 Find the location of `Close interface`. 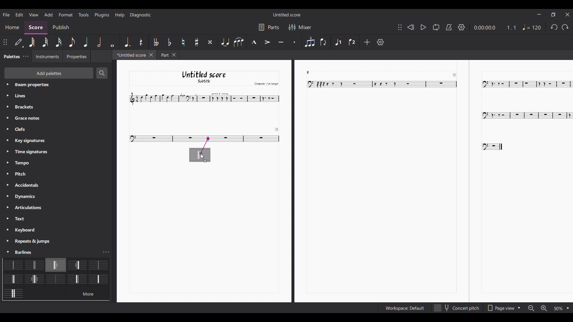

Close interface is located at coordinates (567, 15).